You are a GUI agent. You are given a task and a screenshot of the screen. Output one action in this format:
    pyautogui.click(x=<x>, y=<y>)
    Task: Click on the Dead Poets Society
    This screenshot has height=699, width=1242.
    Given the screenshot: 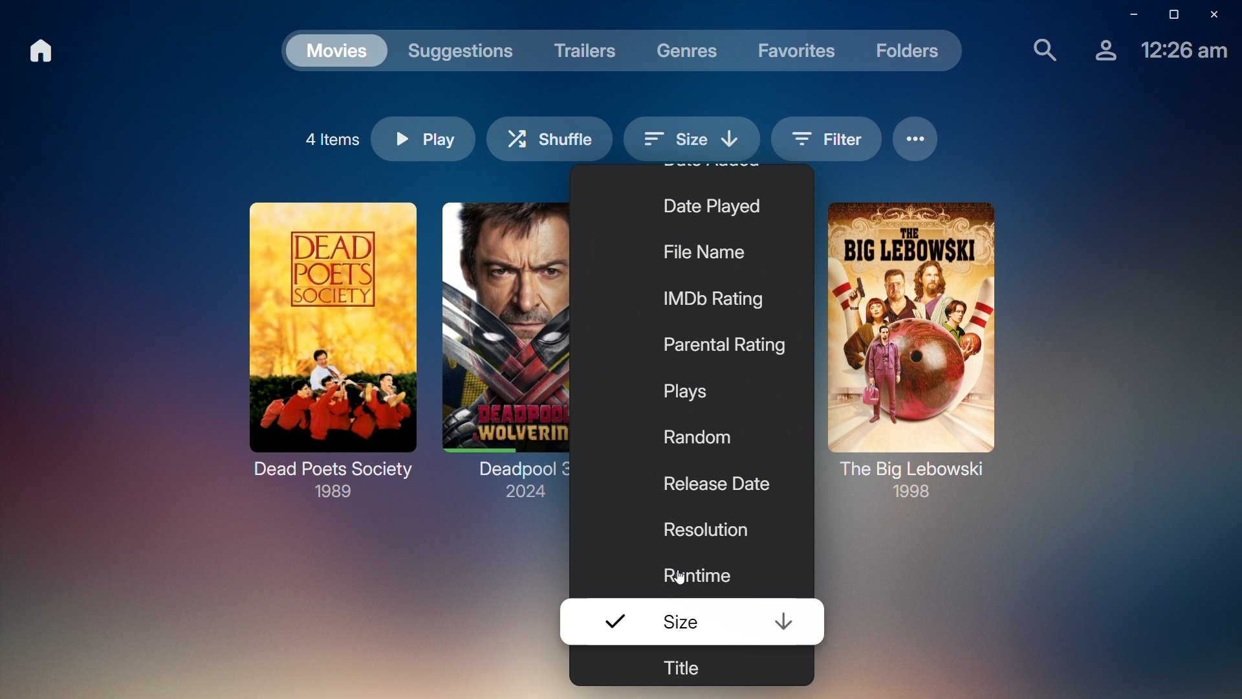 What is the action you would take?
    pyautogui.click(x=326, y=346)
    